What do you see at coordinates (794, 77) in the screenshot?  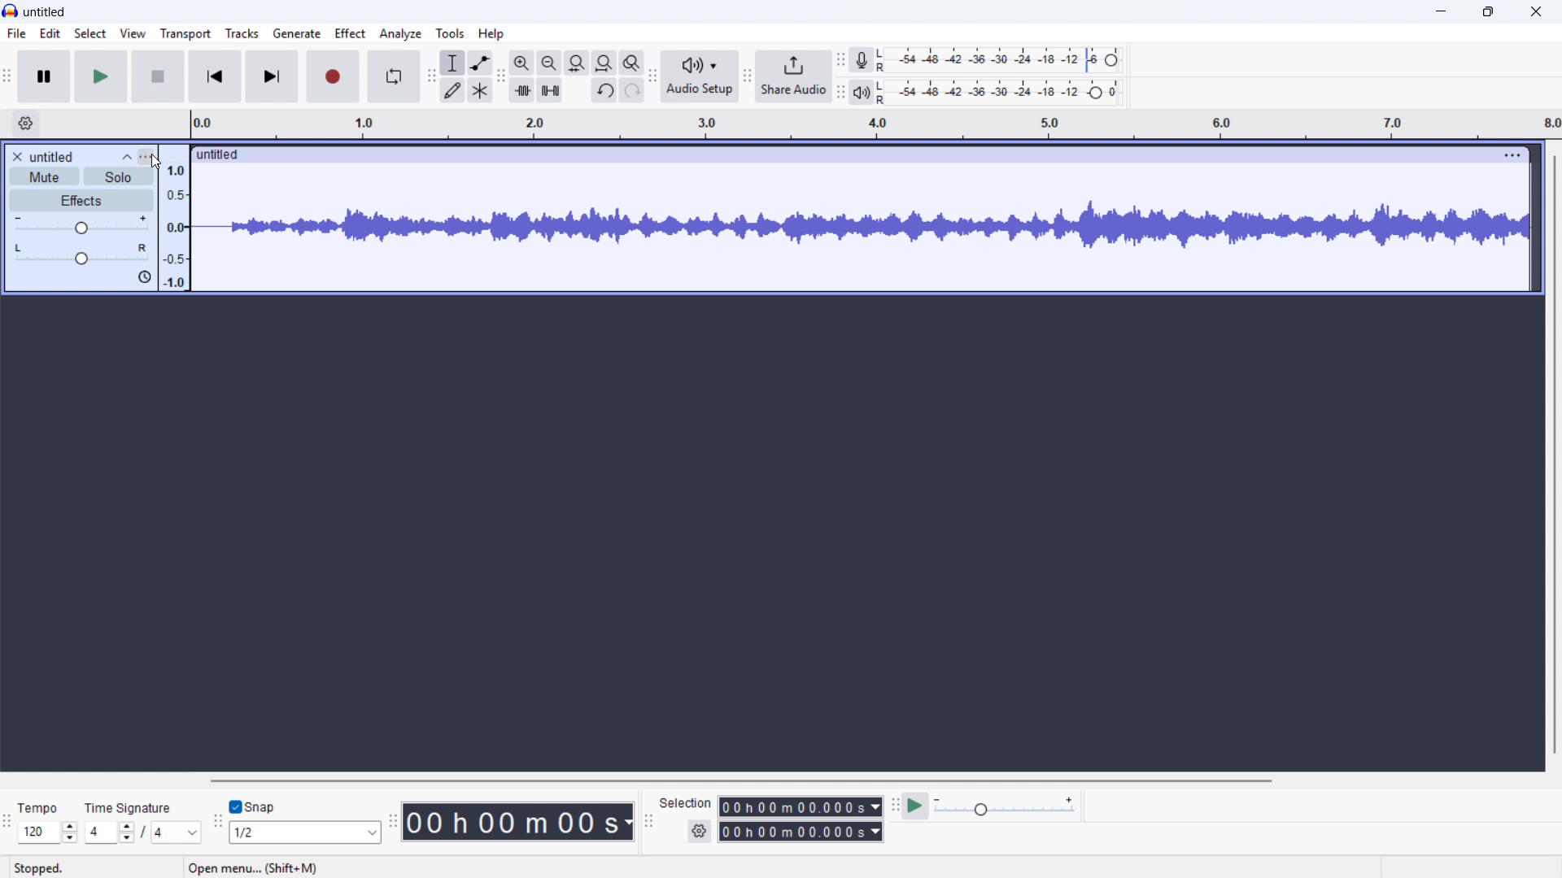 I see `Share audio ` at bounding box center [794, 77].